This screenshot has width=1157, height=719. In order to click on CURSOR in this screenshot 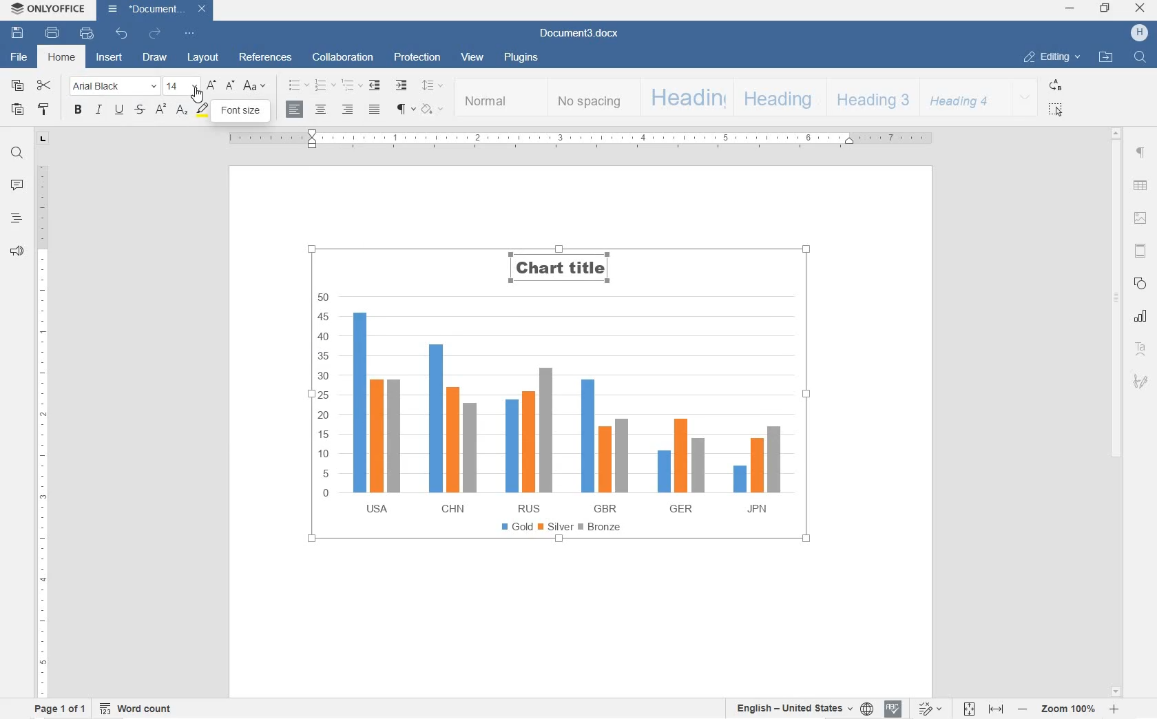, I will do `click(198, 97)`.